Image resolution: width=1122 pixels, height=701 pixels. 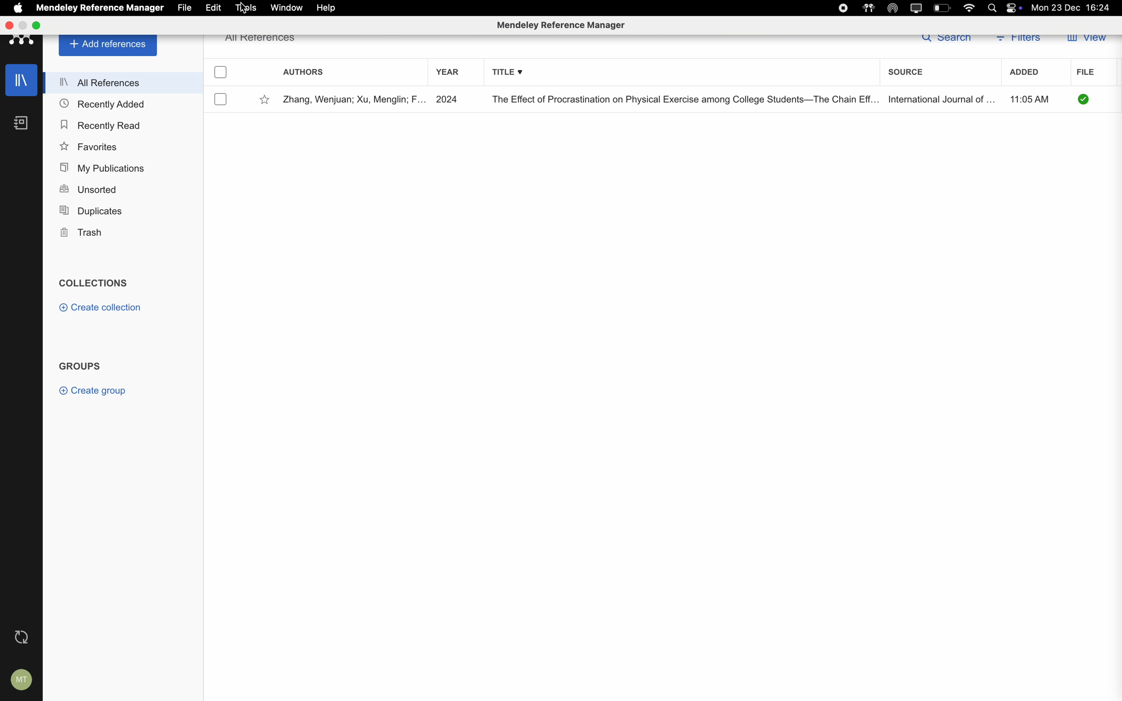 I want to click on author, so click(x=352, y=100).